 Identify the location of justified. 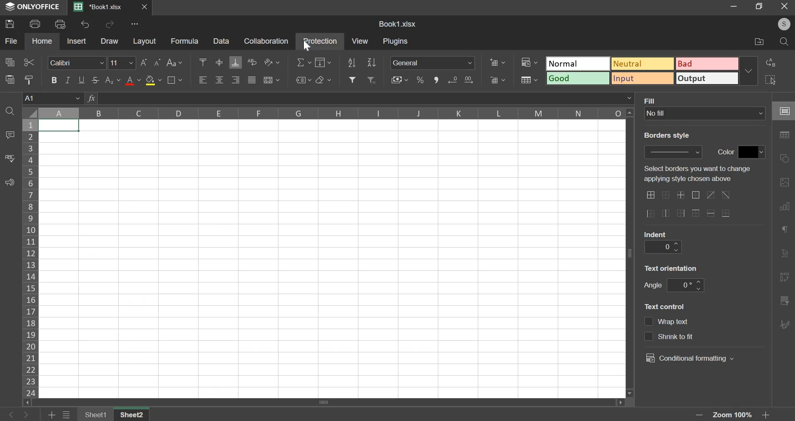
(252, 80).